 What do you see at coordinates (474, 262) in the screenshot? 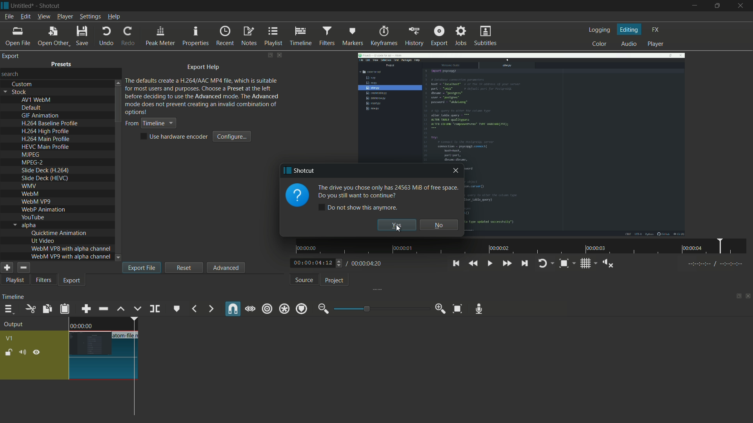
I see `quickly play backward` at bounding box center [474, 262].